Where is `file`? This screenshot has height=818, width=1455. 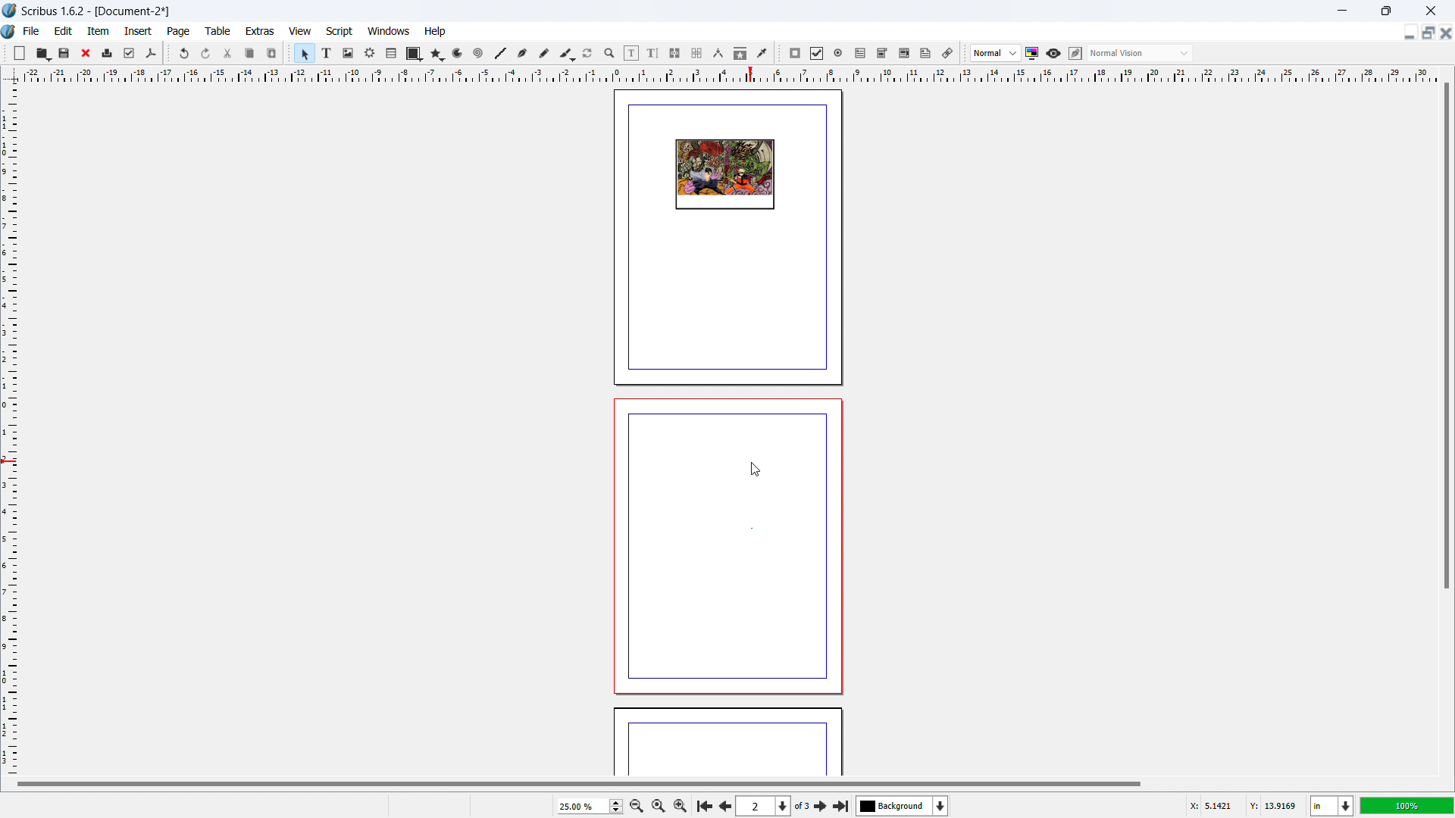 file is located at coordinates (30, 31).